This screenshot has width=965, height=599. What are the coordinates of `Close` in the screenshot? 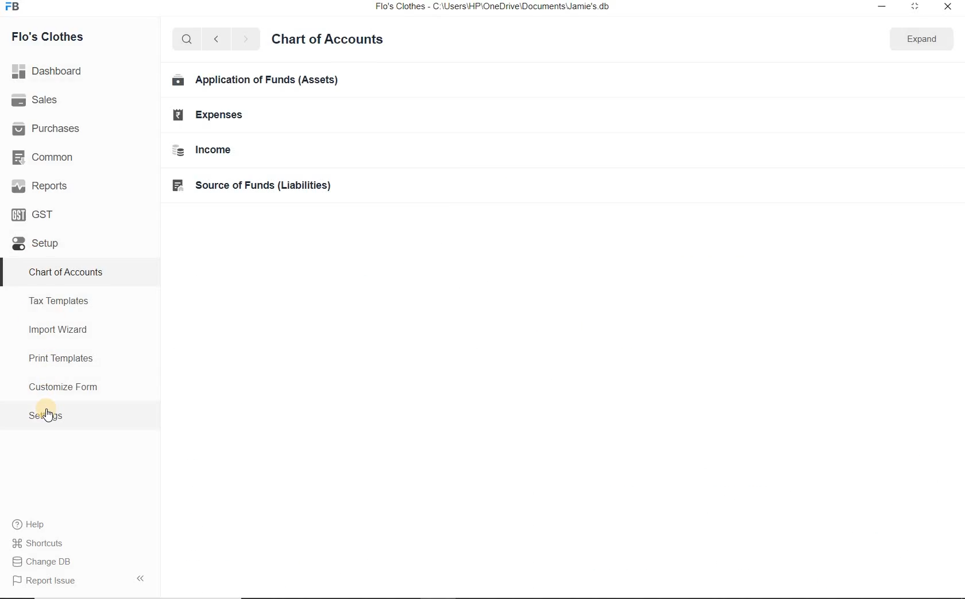 It's located at (948, 6).